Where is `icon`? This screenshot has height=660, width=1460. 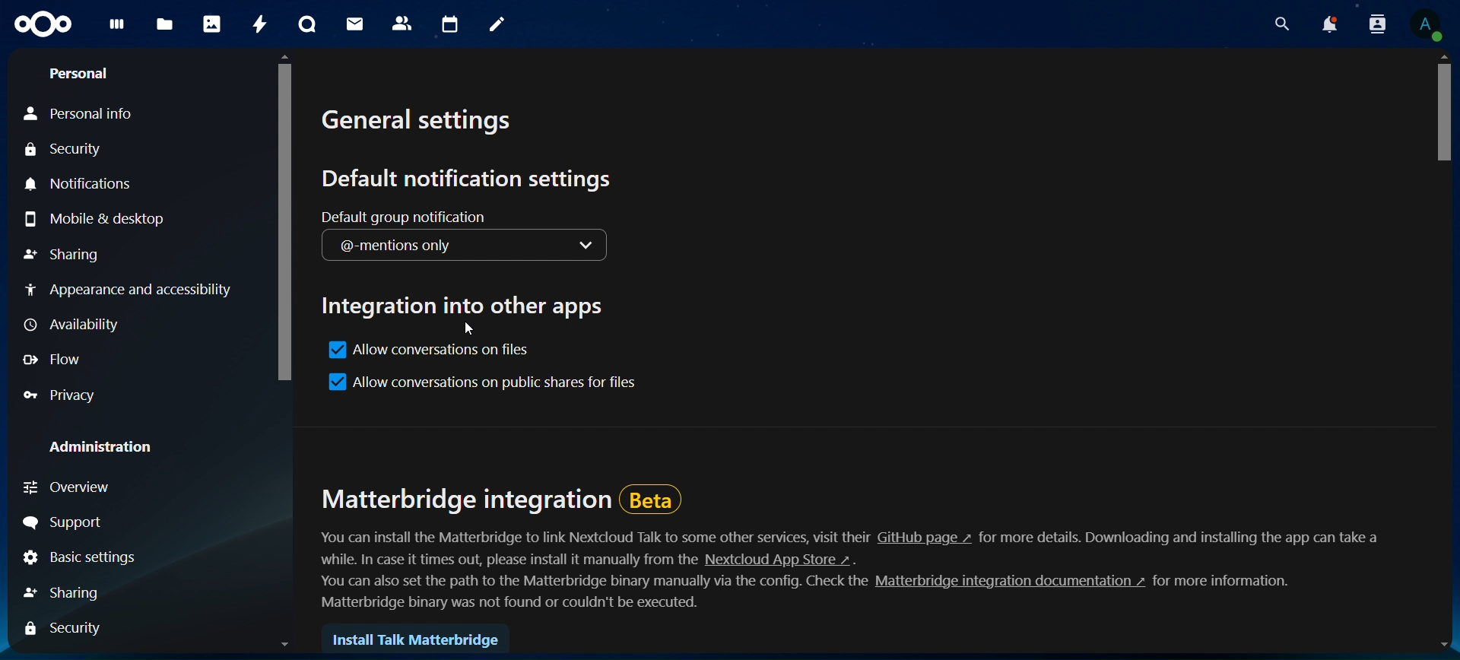
icon is located at coordinates (46, 28).